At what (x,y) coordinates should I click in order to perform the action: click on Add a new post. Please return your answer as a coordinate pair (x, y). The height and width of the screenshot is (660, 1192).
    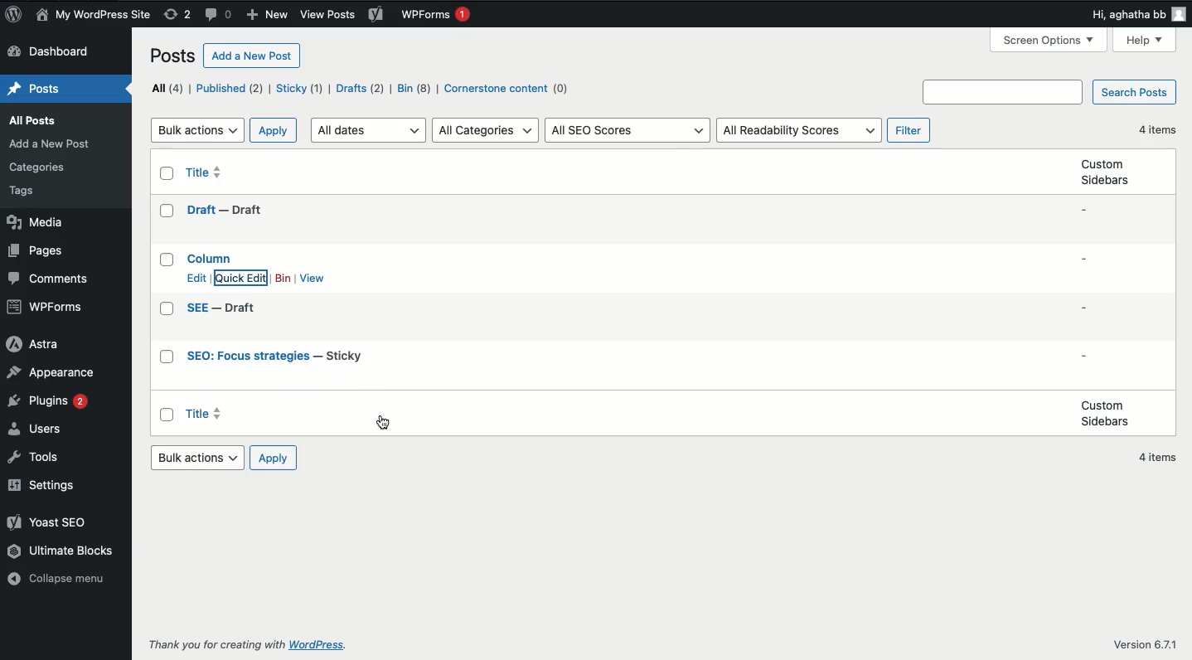
    Looking at the image, I should click on (252, 56).